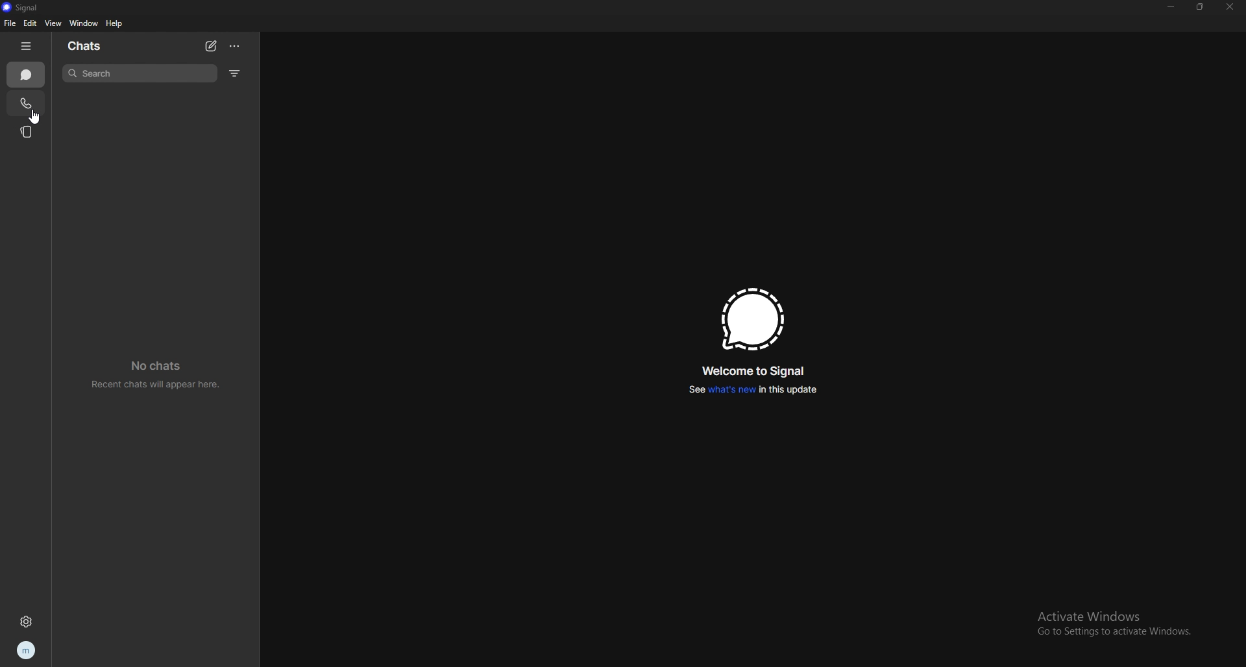  What do you see at coordinates (27, 103) in the screenshot?
I see `calls` at bounding box center [27, 103].